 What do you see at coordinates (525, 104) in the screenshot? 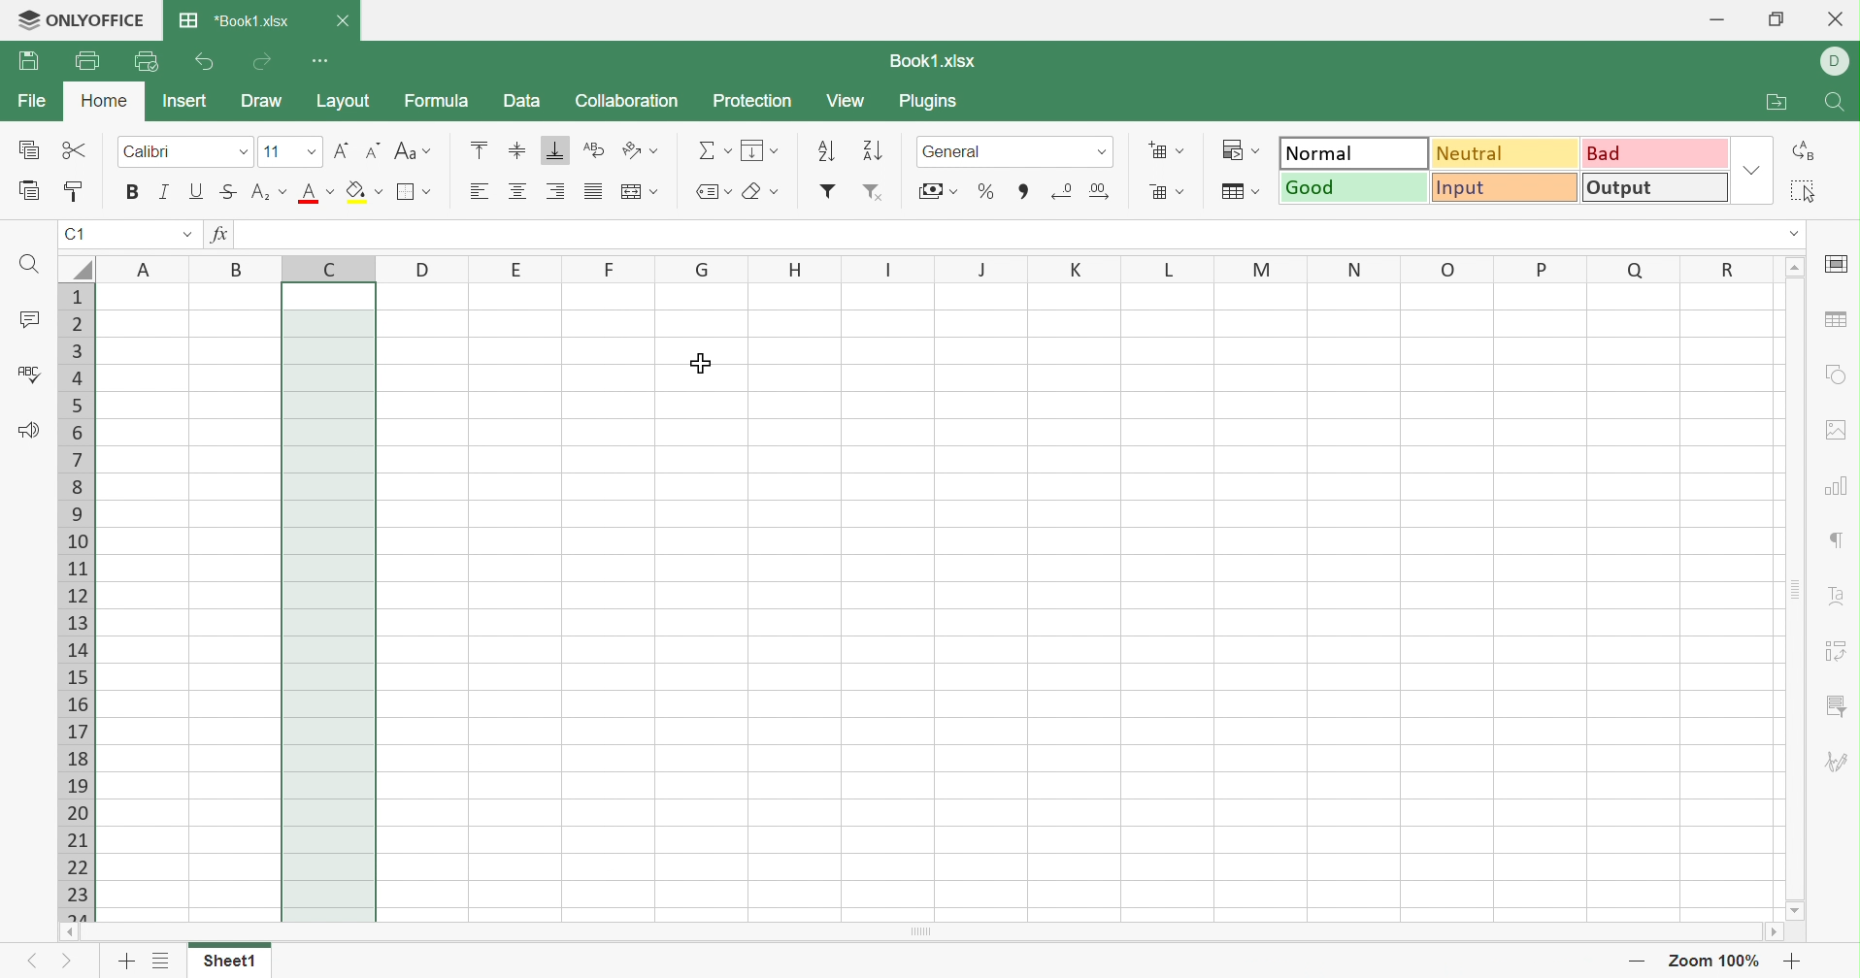
I see `Data` at bounding box center [525, 104].